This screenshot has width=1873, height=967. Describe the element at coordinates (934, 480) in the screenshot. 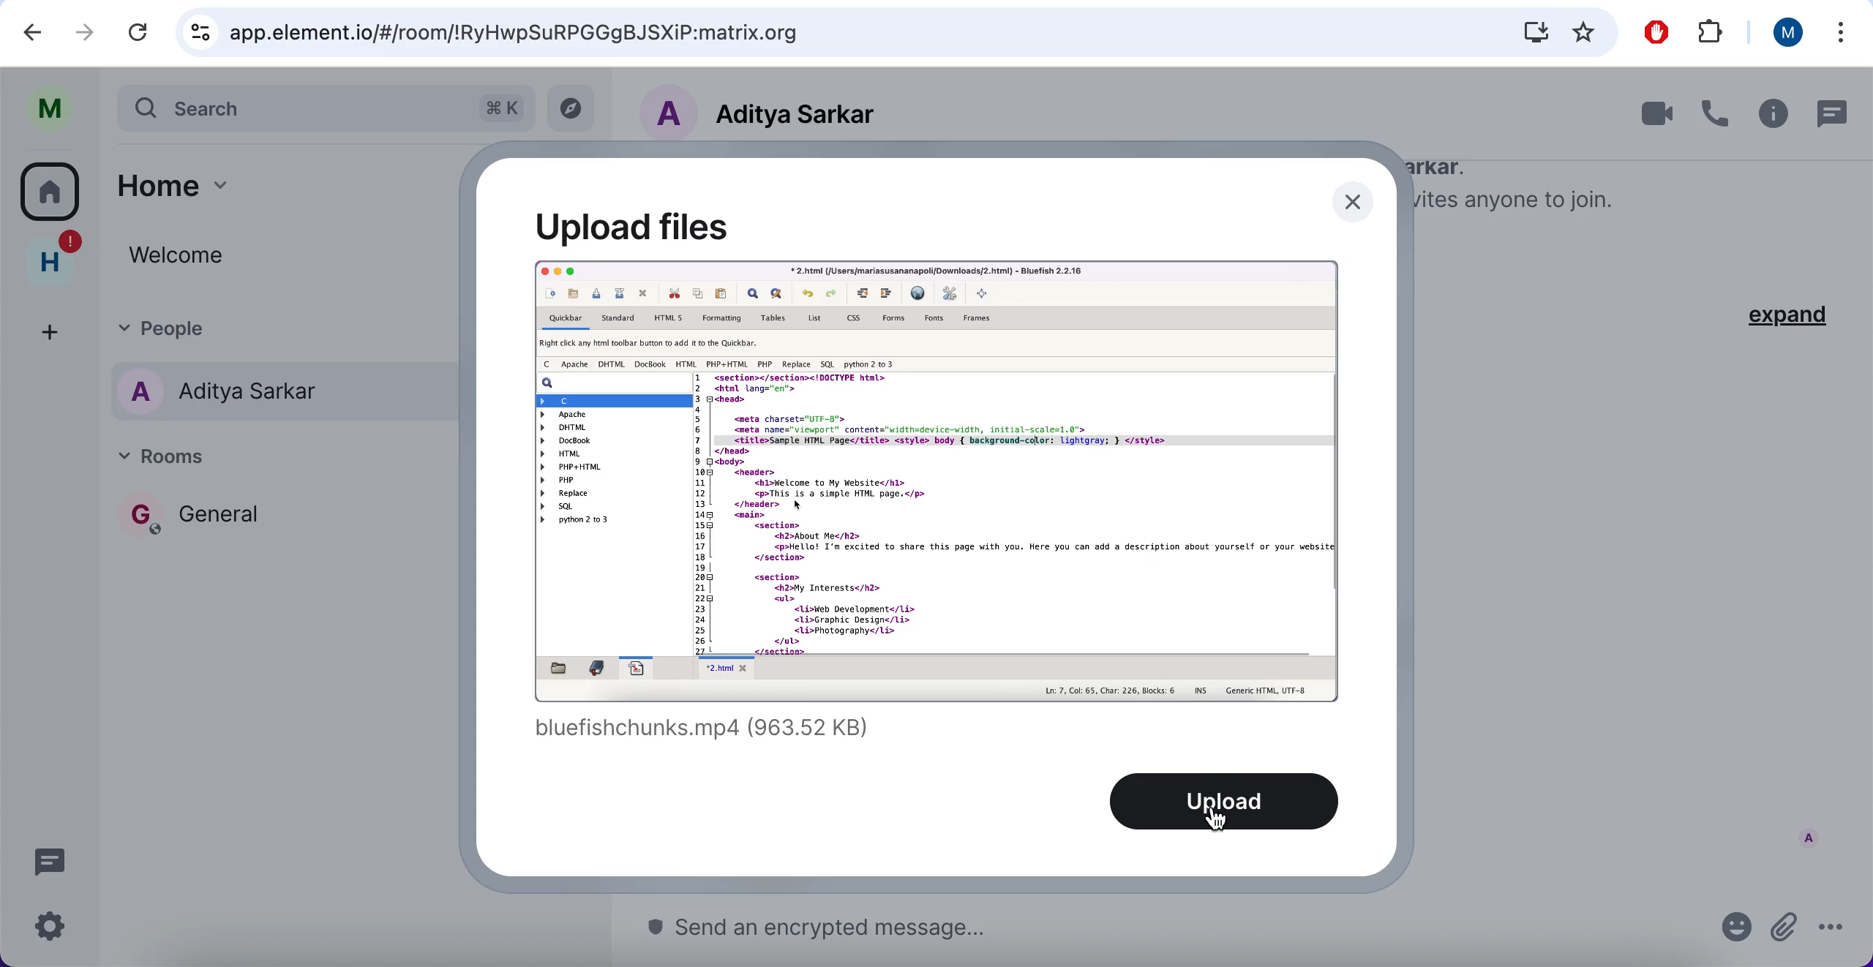

I see `upload file` at that location.